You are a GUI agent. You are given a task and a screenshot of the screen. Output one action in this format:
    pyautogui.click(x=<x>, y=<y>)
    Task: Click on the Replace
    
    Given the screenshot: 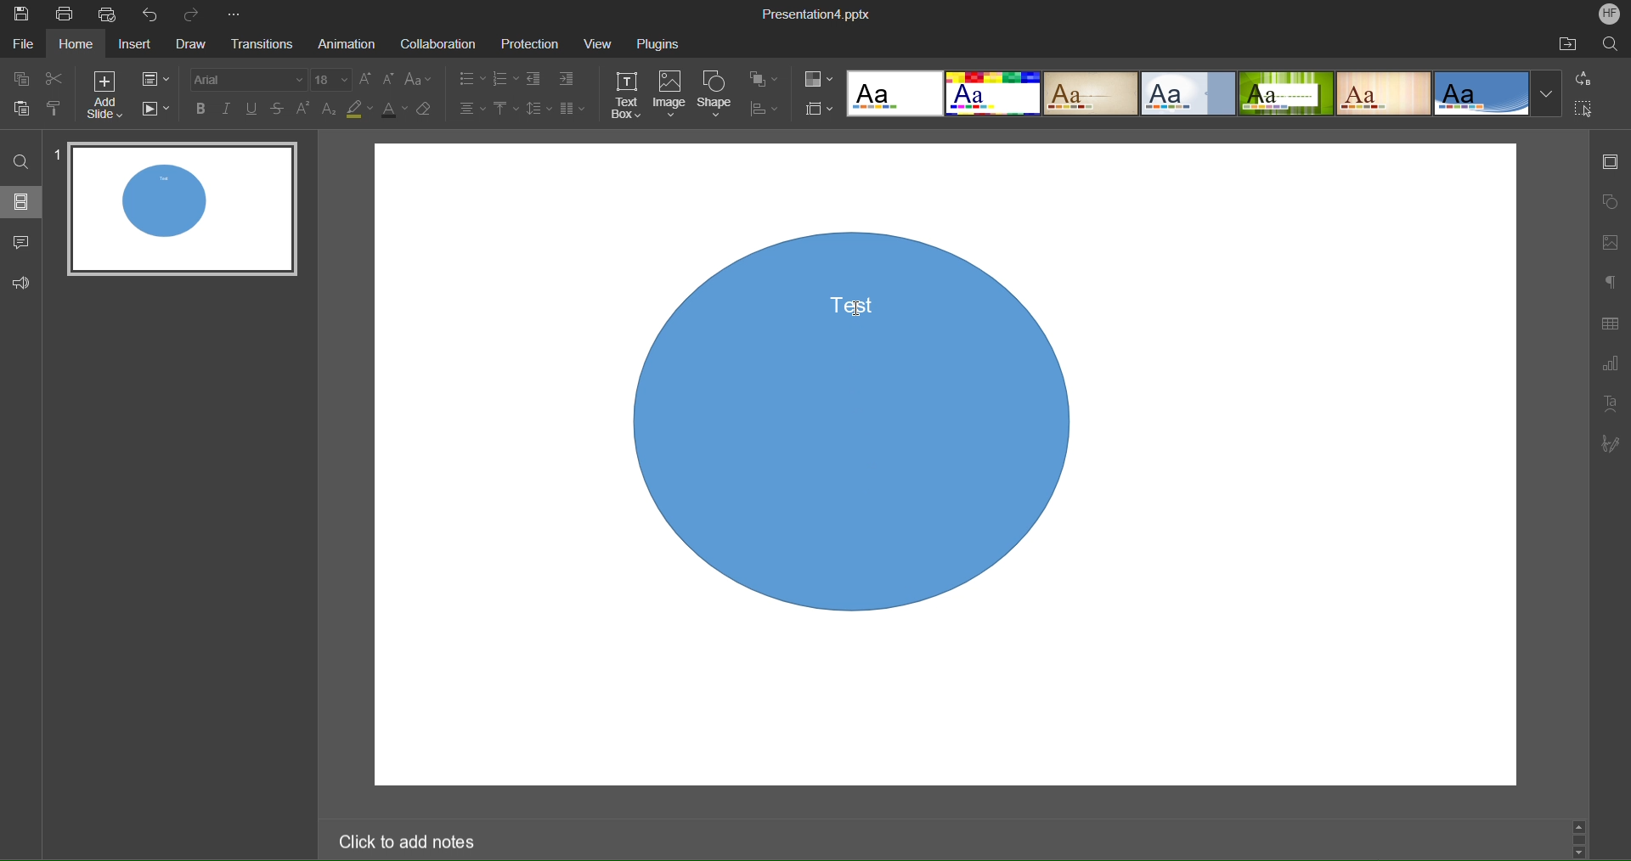 What is the action you would take?
    pyautogui.click(x=1589, y=76)
    